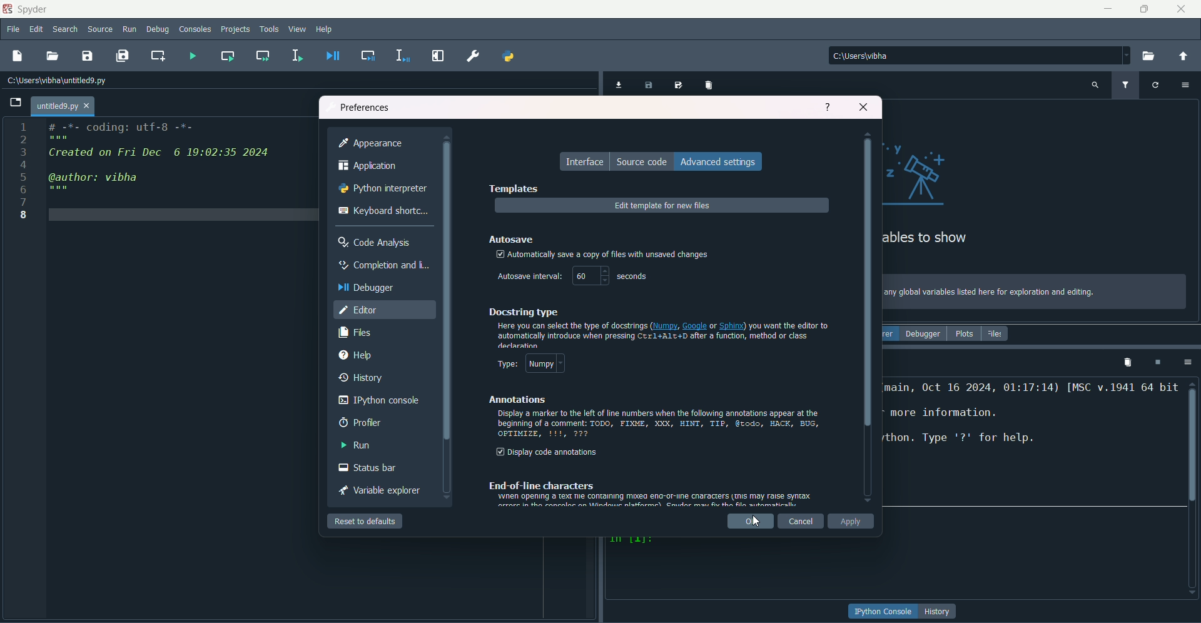 This screenshot has height=623, width=1201. Describe the element at coordinates (996, 333) in the screenshot. I see `files` at that location.